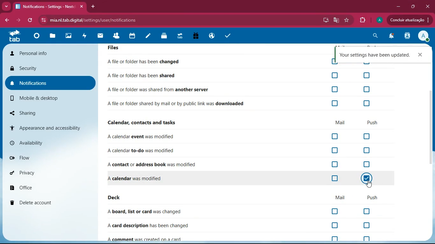 The image size is (435, 244). I want to click on board, so click(149, 211).